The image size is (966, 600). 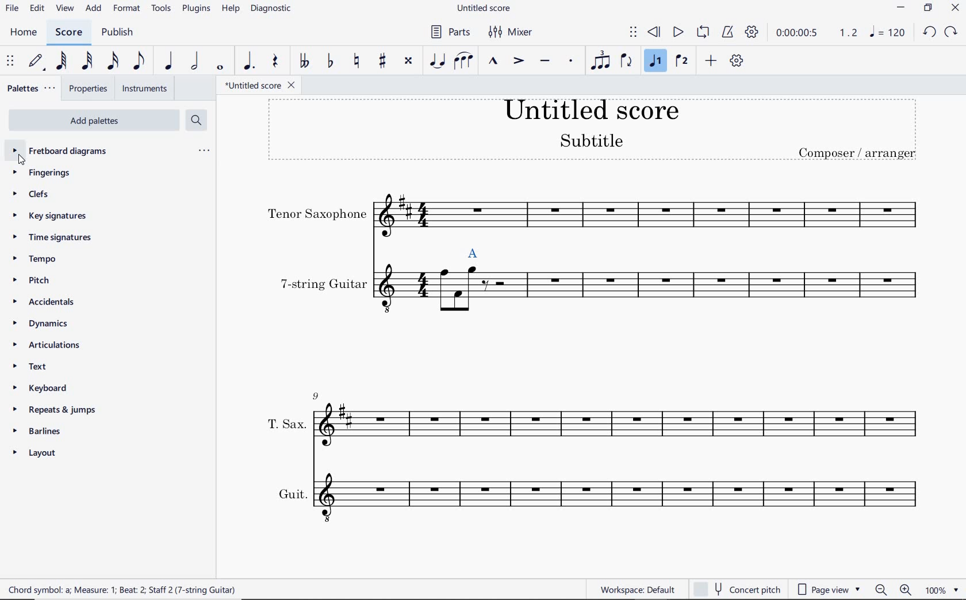 I want to click on LOOP PLAYBACK, so click(x=702, y=32).